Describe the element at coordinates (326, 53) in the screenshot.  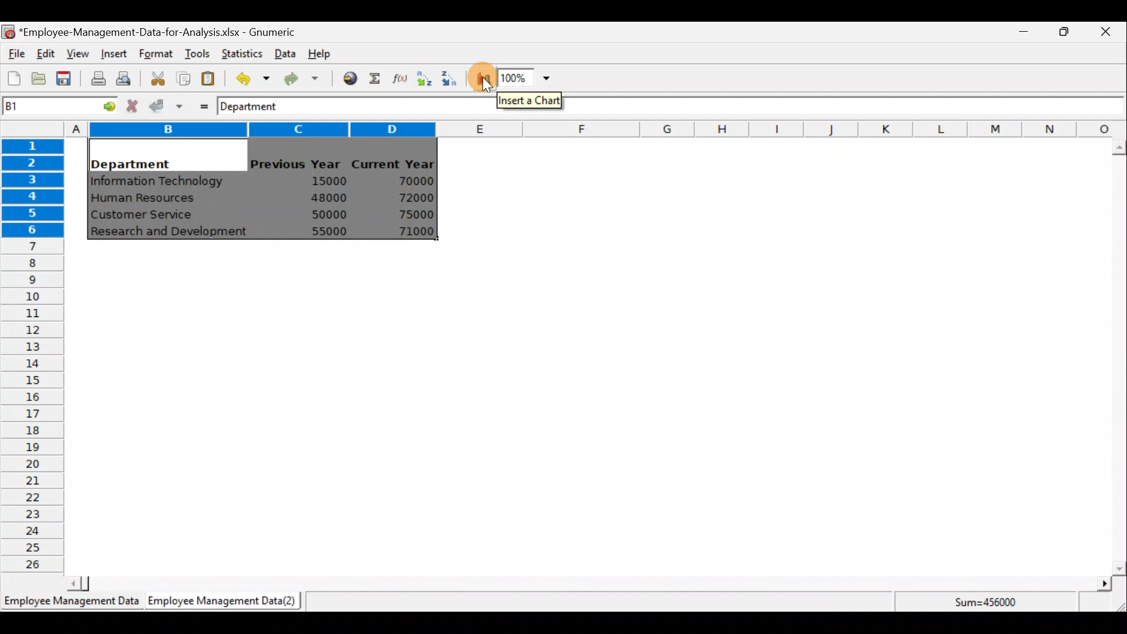
I see `Help` at that location.